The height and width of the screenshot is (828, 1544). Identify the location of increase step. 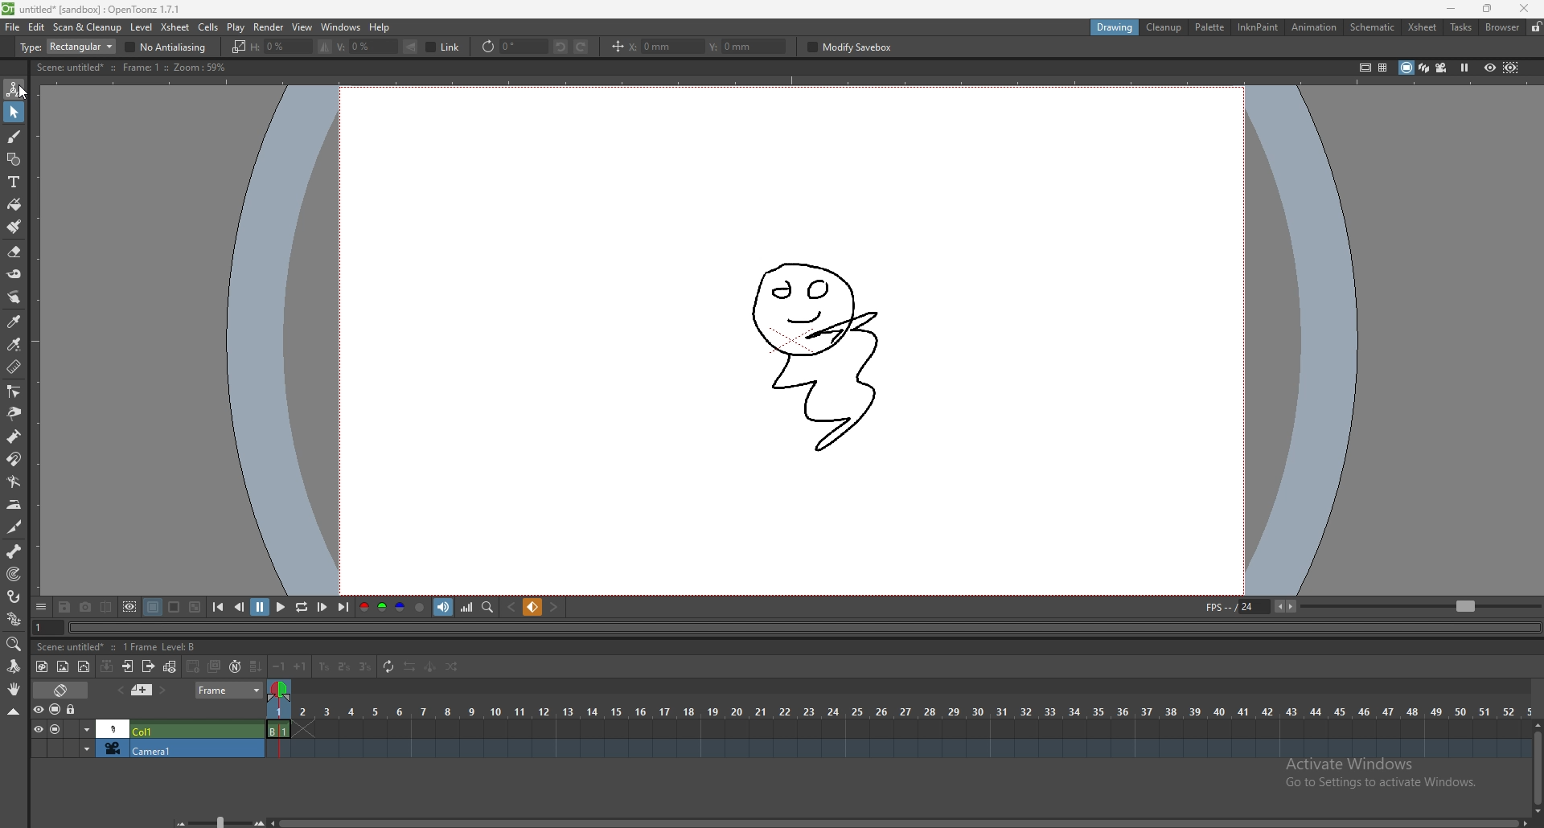
(302, 666).